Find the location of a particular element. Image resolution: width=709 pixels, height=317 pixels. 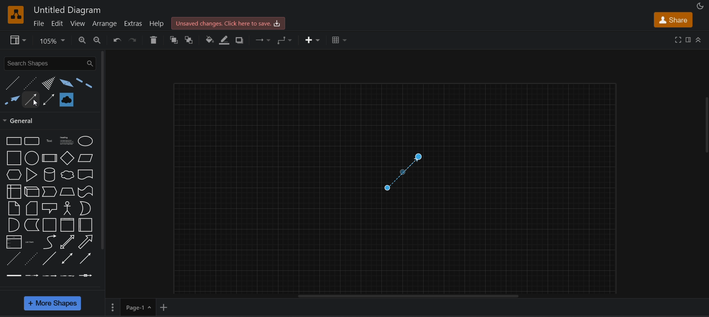

format is located at coordinates (689, 40).